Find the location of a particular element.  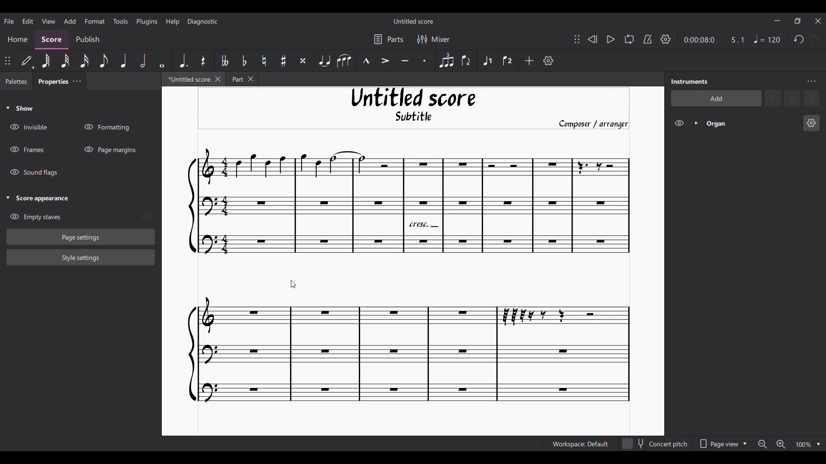

Staccato is located at coordinates (425, 61).